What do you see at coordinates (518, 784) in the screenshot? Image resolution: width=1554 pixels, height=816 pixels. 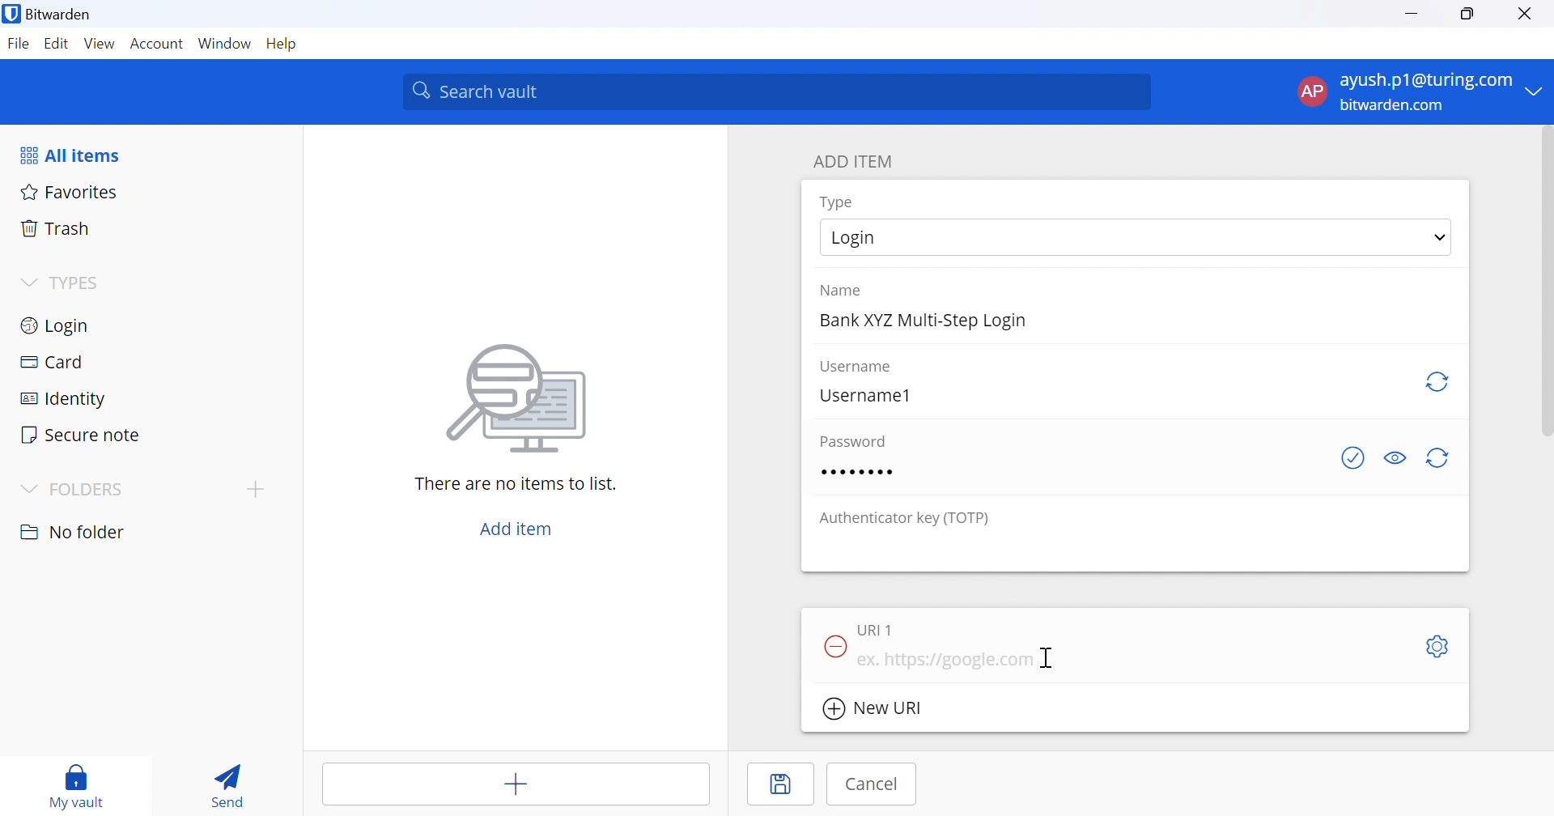 I see `Add item` at bounding box center [518, 784].